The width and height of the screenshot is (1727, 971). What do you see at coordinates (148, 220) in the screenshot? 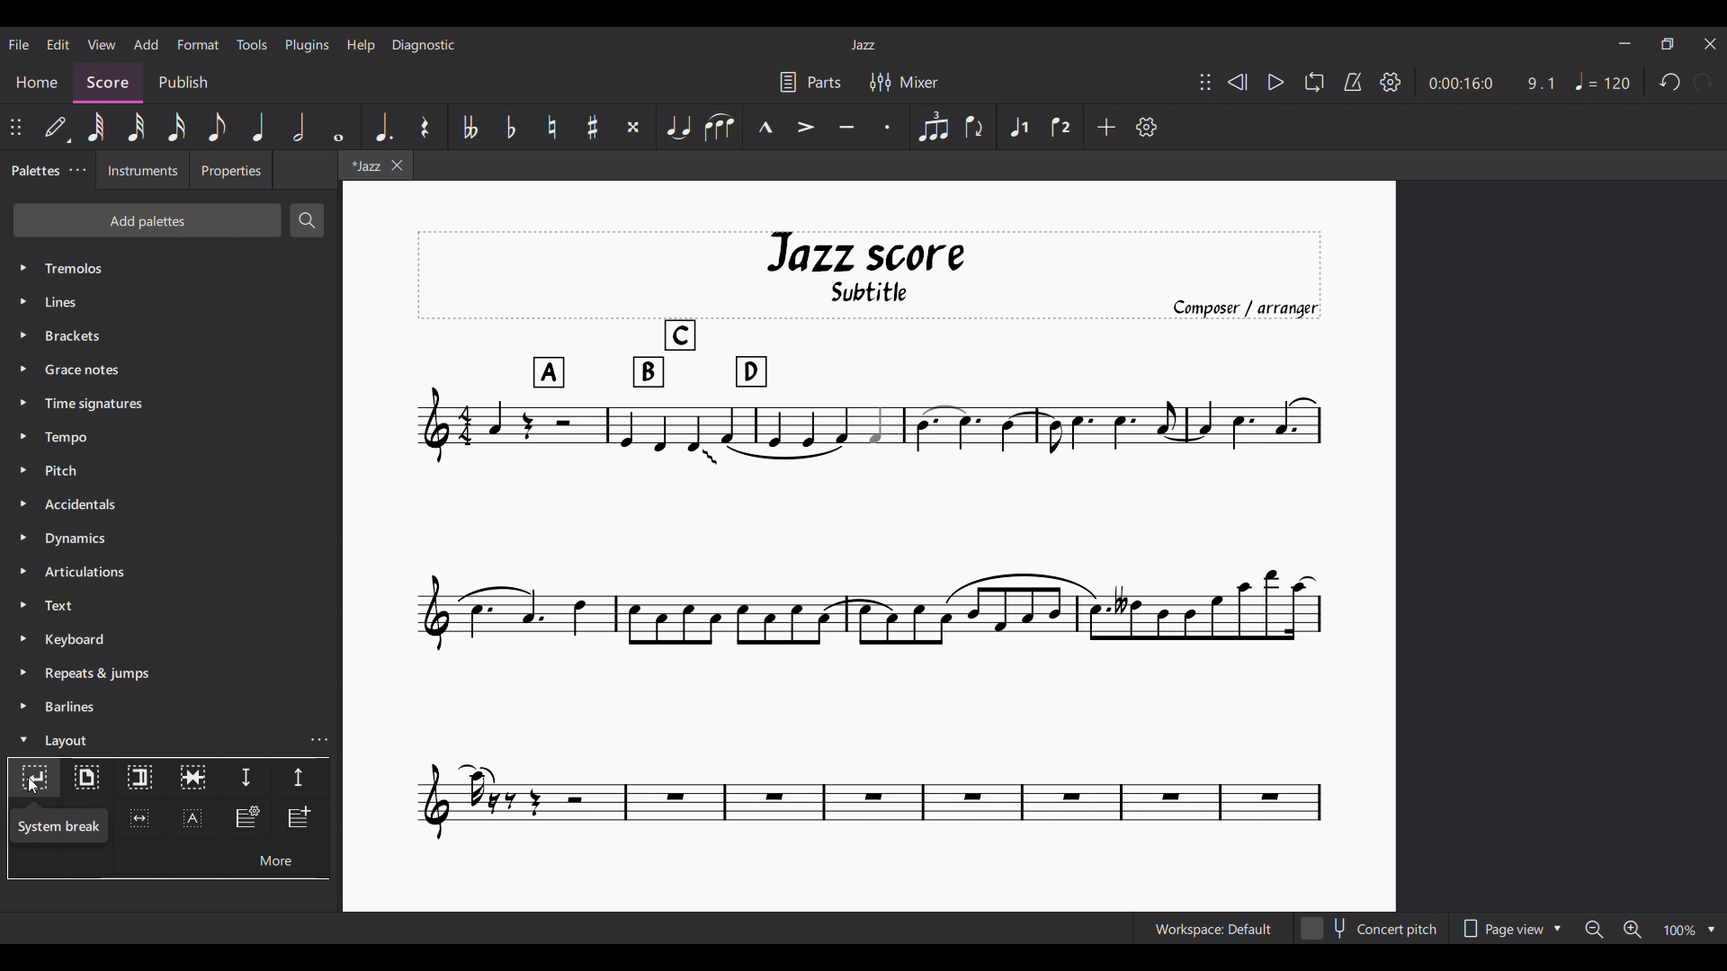
I see `Add palettes` at bounding box center [148, 220].